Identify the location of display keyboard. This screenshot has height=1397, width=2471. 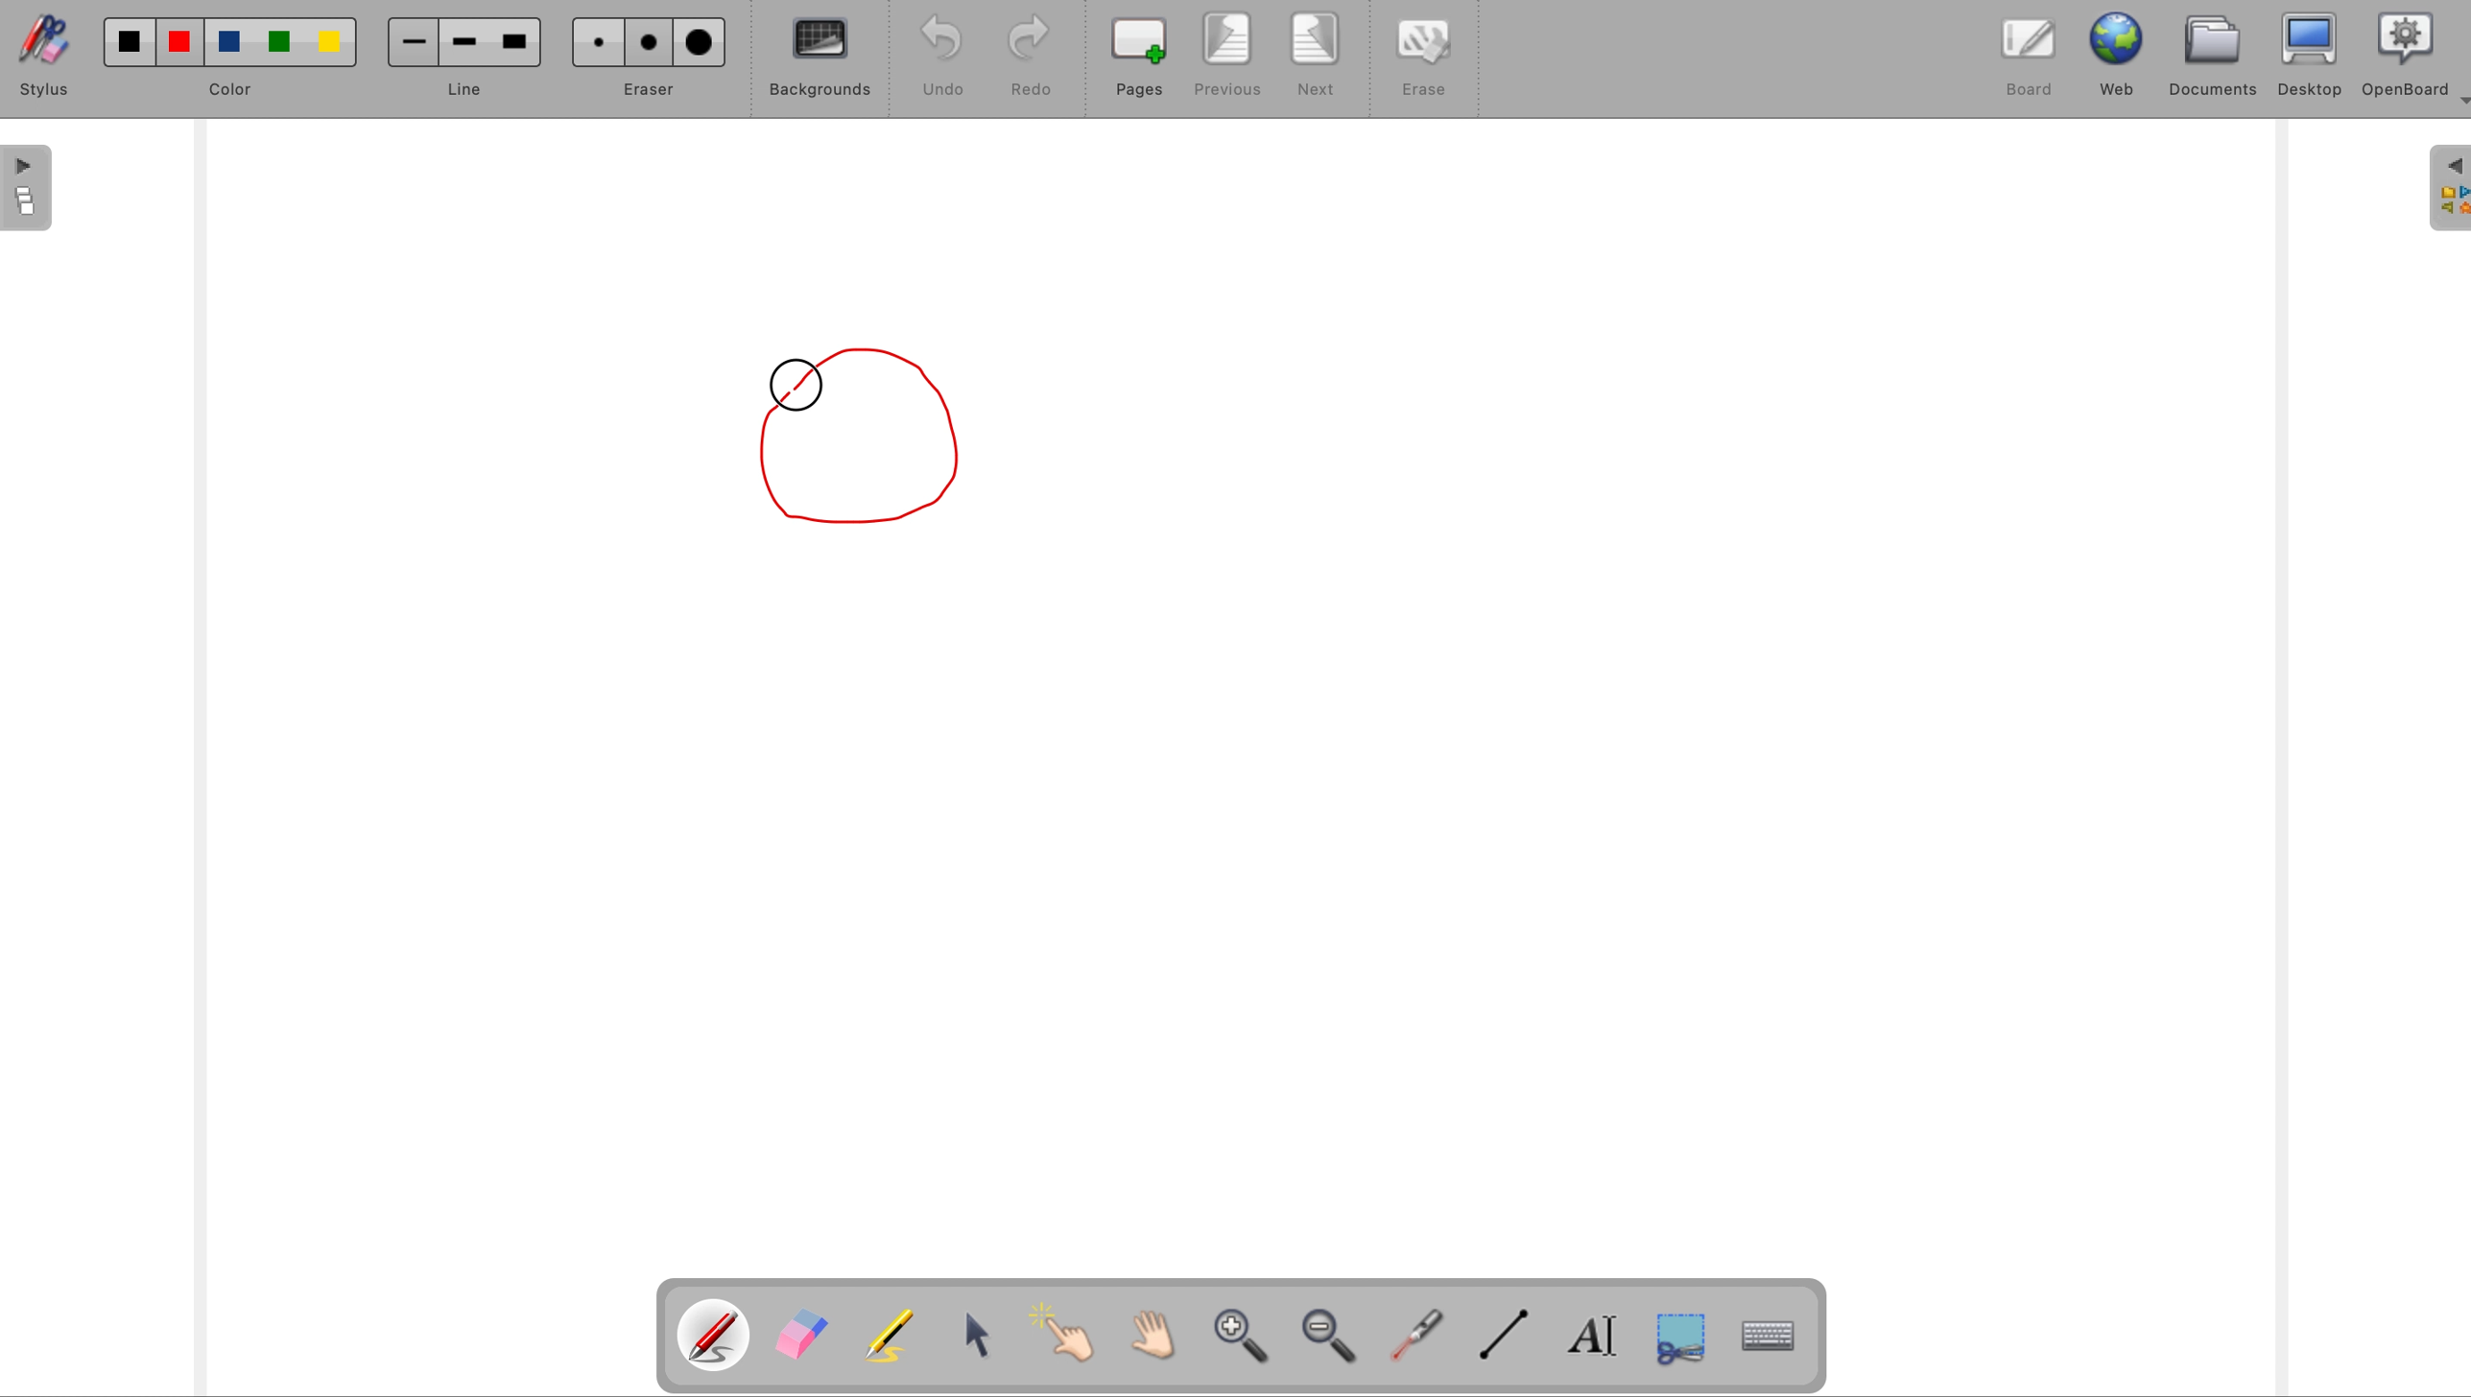
(1775, 1339).